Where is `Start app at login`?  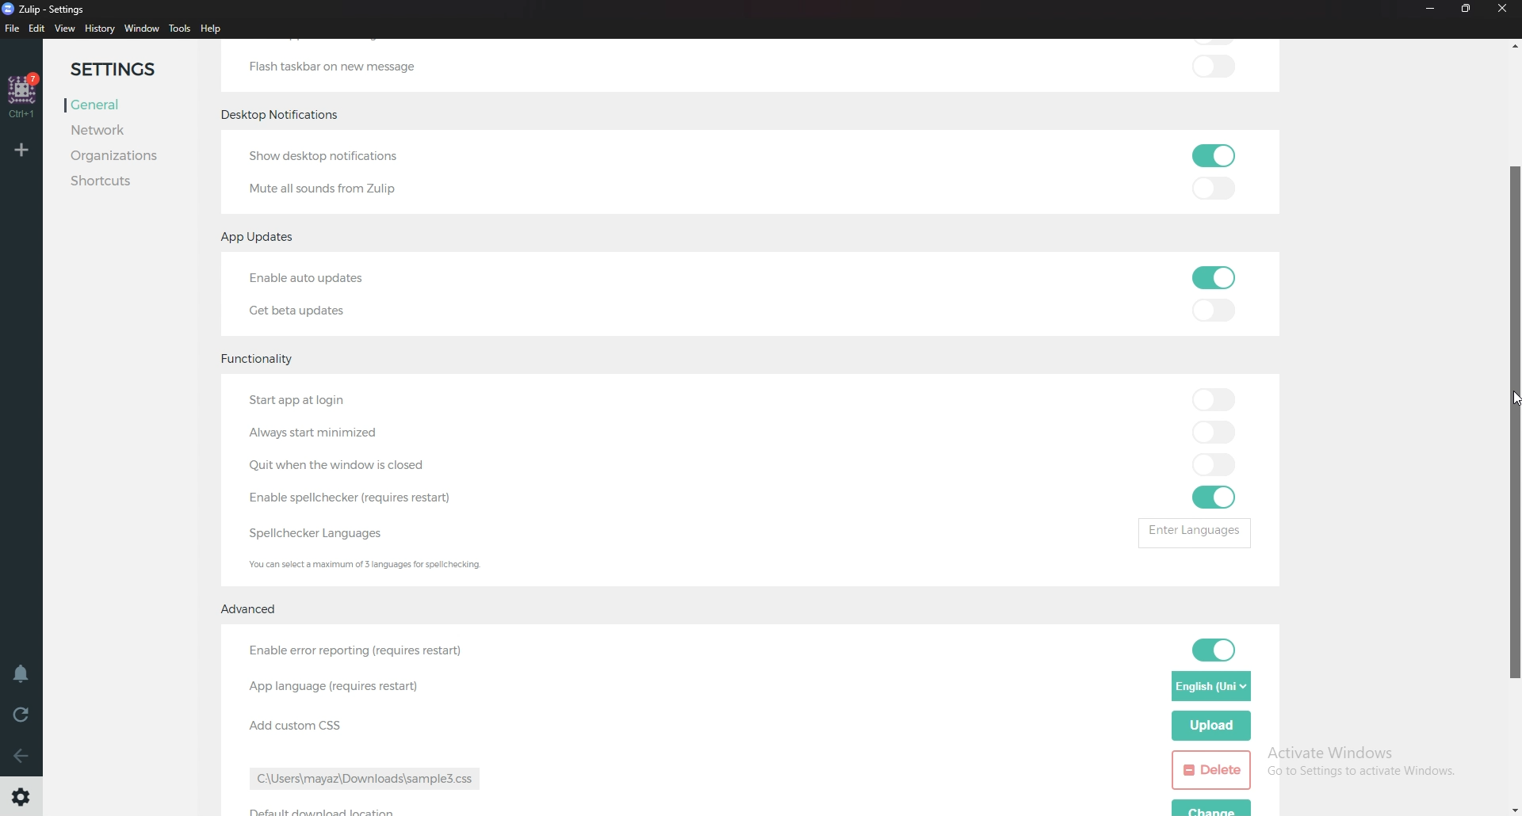 Start app at login is located at coordinates (327, 400).